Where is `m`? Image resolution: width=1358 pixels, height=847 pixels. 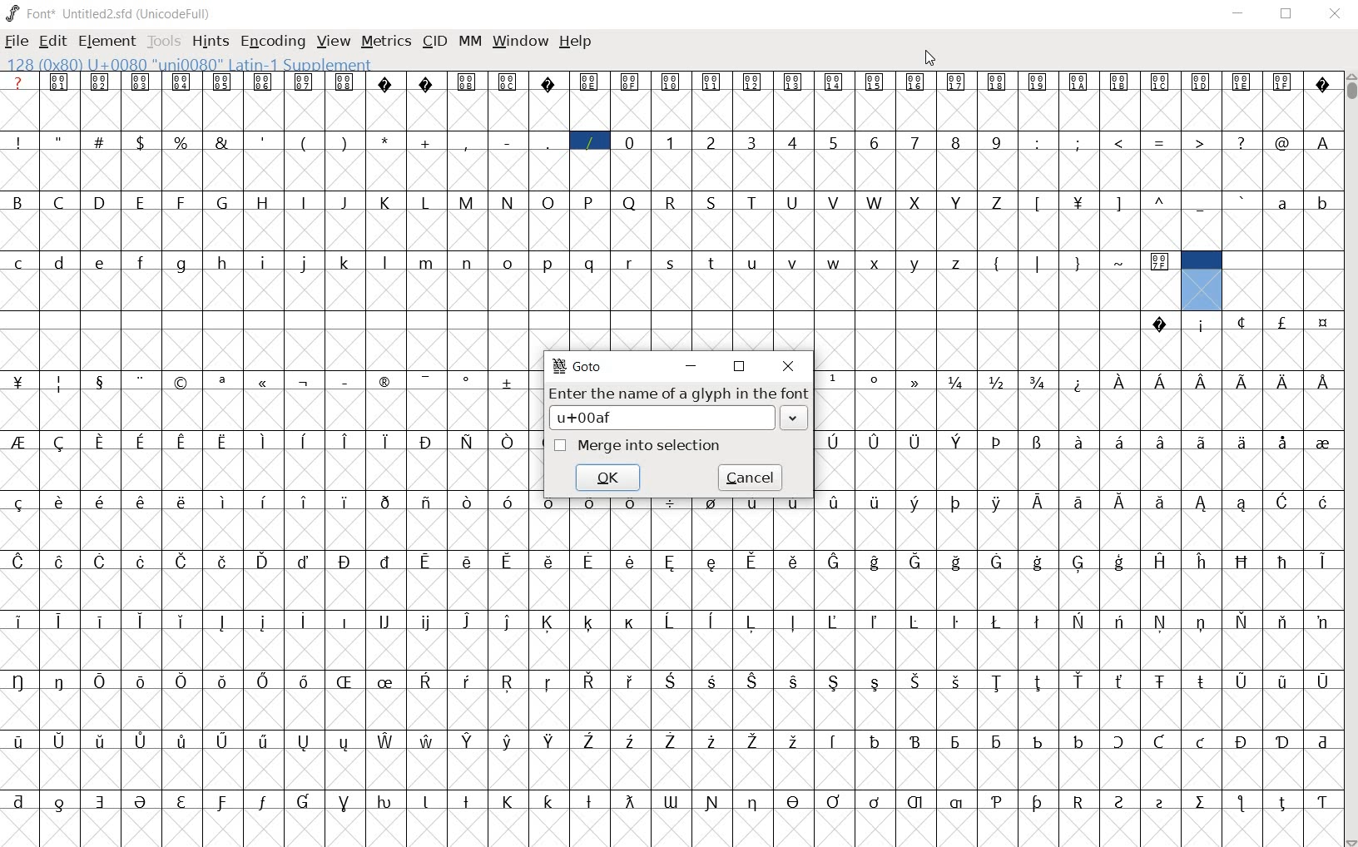 m is located at coordinates (428, 261).